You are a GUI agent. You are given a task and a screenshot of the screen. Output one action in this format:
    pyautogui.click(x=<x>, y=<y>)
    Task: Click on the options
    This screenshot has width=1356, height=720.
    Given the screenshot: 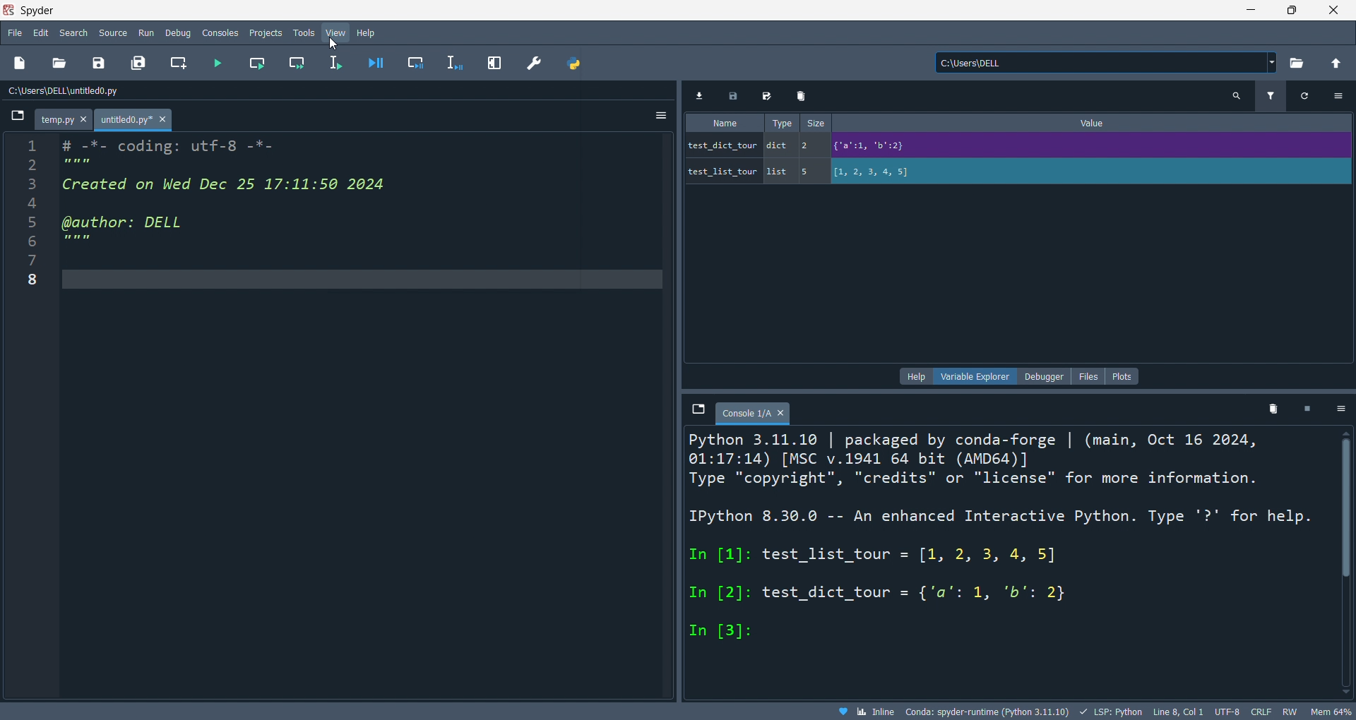 What is the action you would take?
    pyautogui.click(x=657, y=116)
    